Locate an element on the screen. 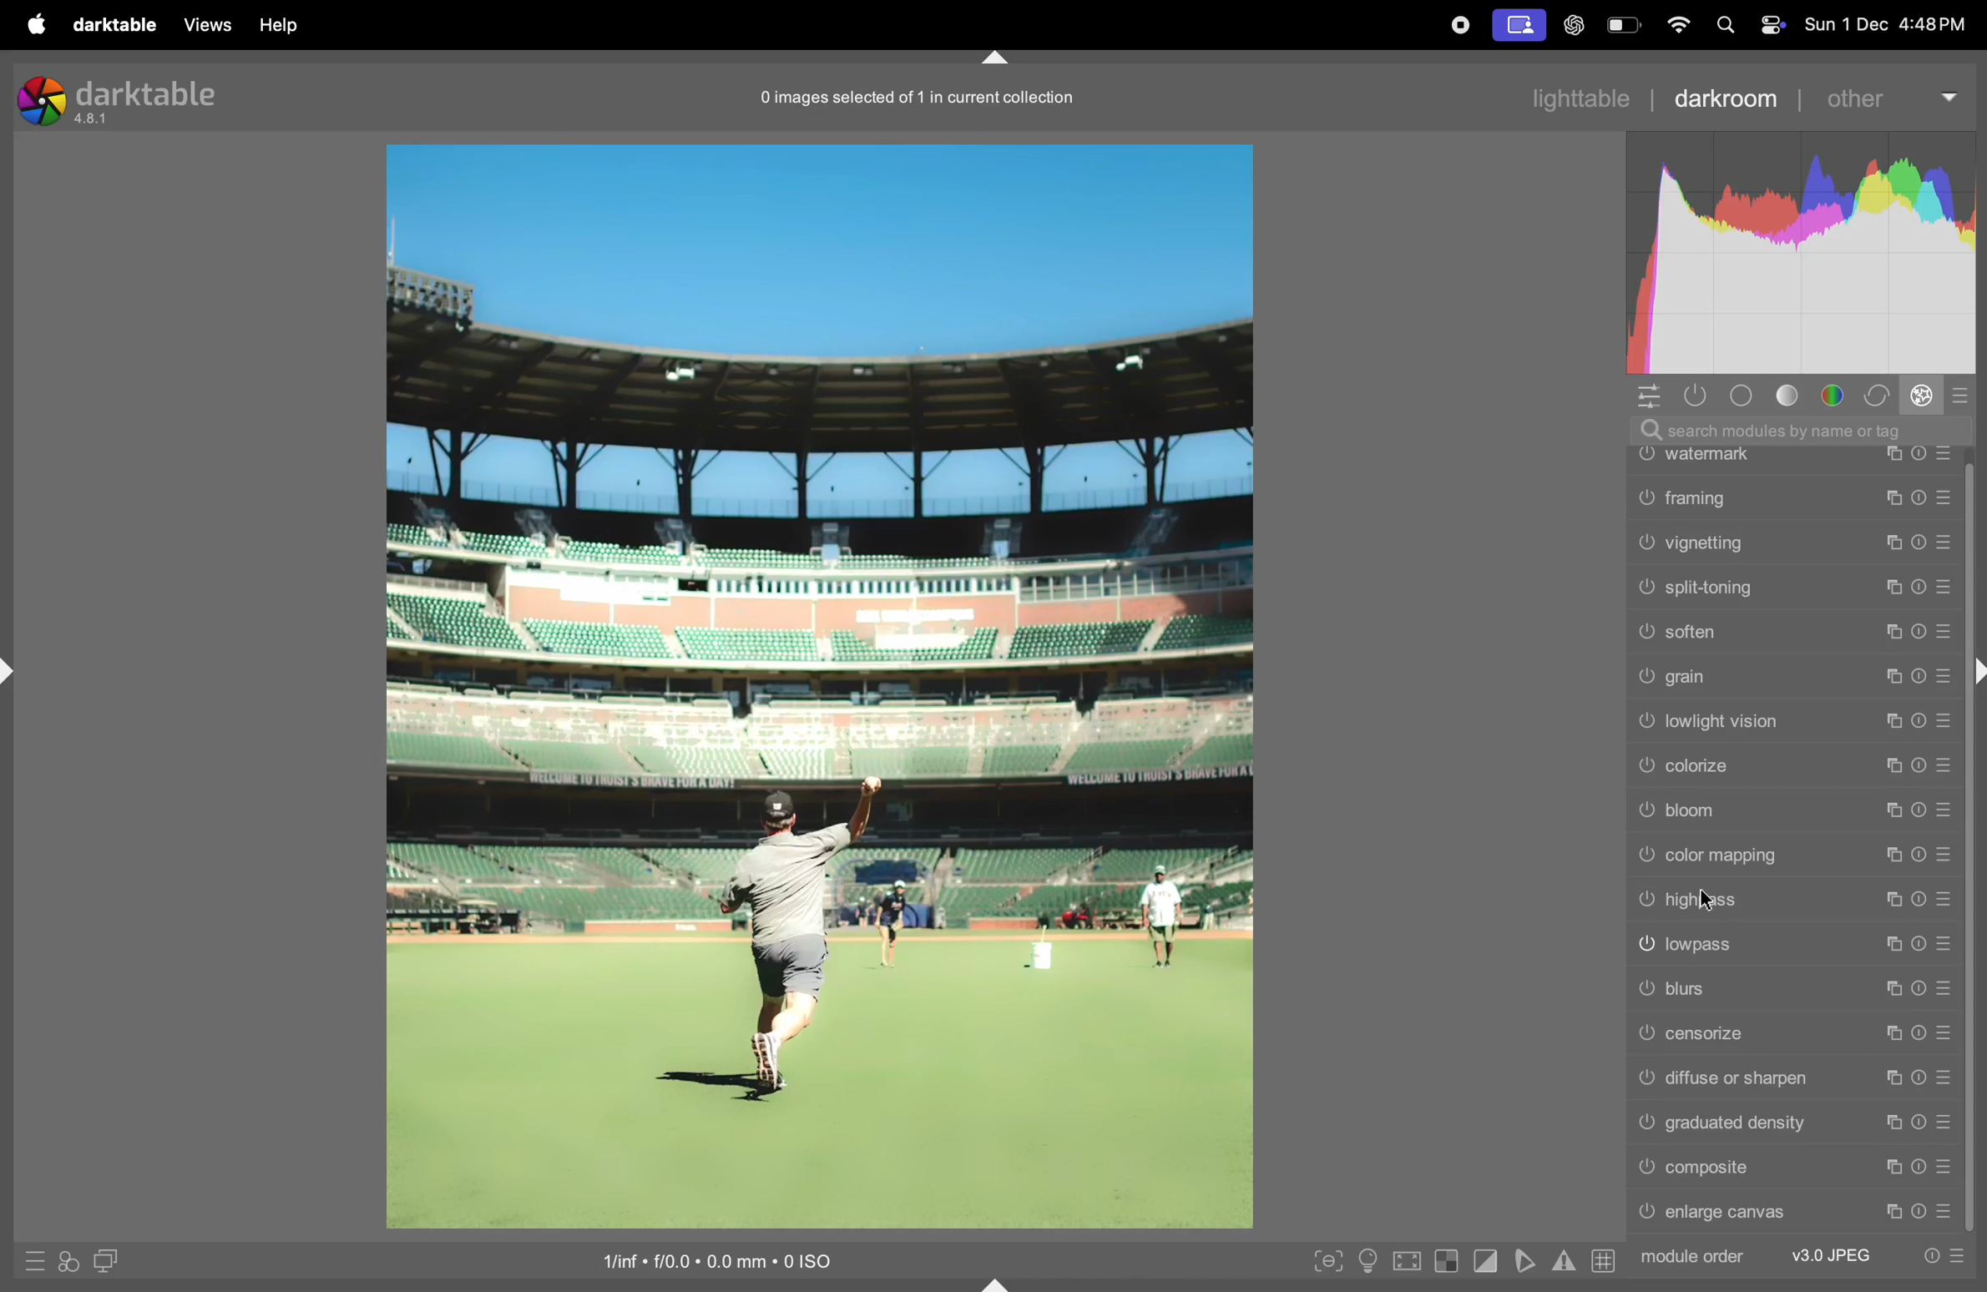  options is located at coordinates (1652, 396).